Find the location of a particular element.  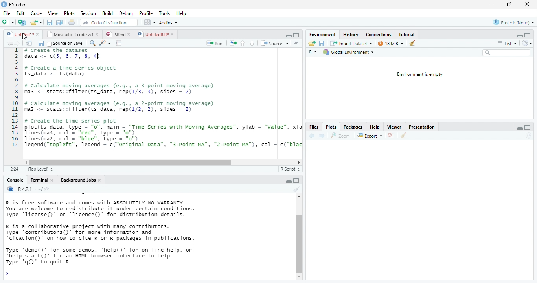

back is located at coordinates (9, 43).